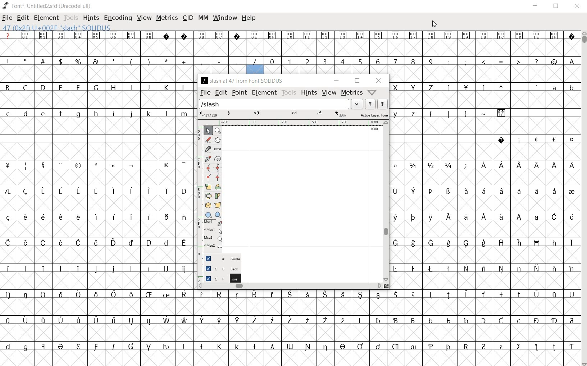 This screenshot has width=587, height=366. Describe the element at coordinates (289, 294) in the screenshot. I see `special letters` at that location.